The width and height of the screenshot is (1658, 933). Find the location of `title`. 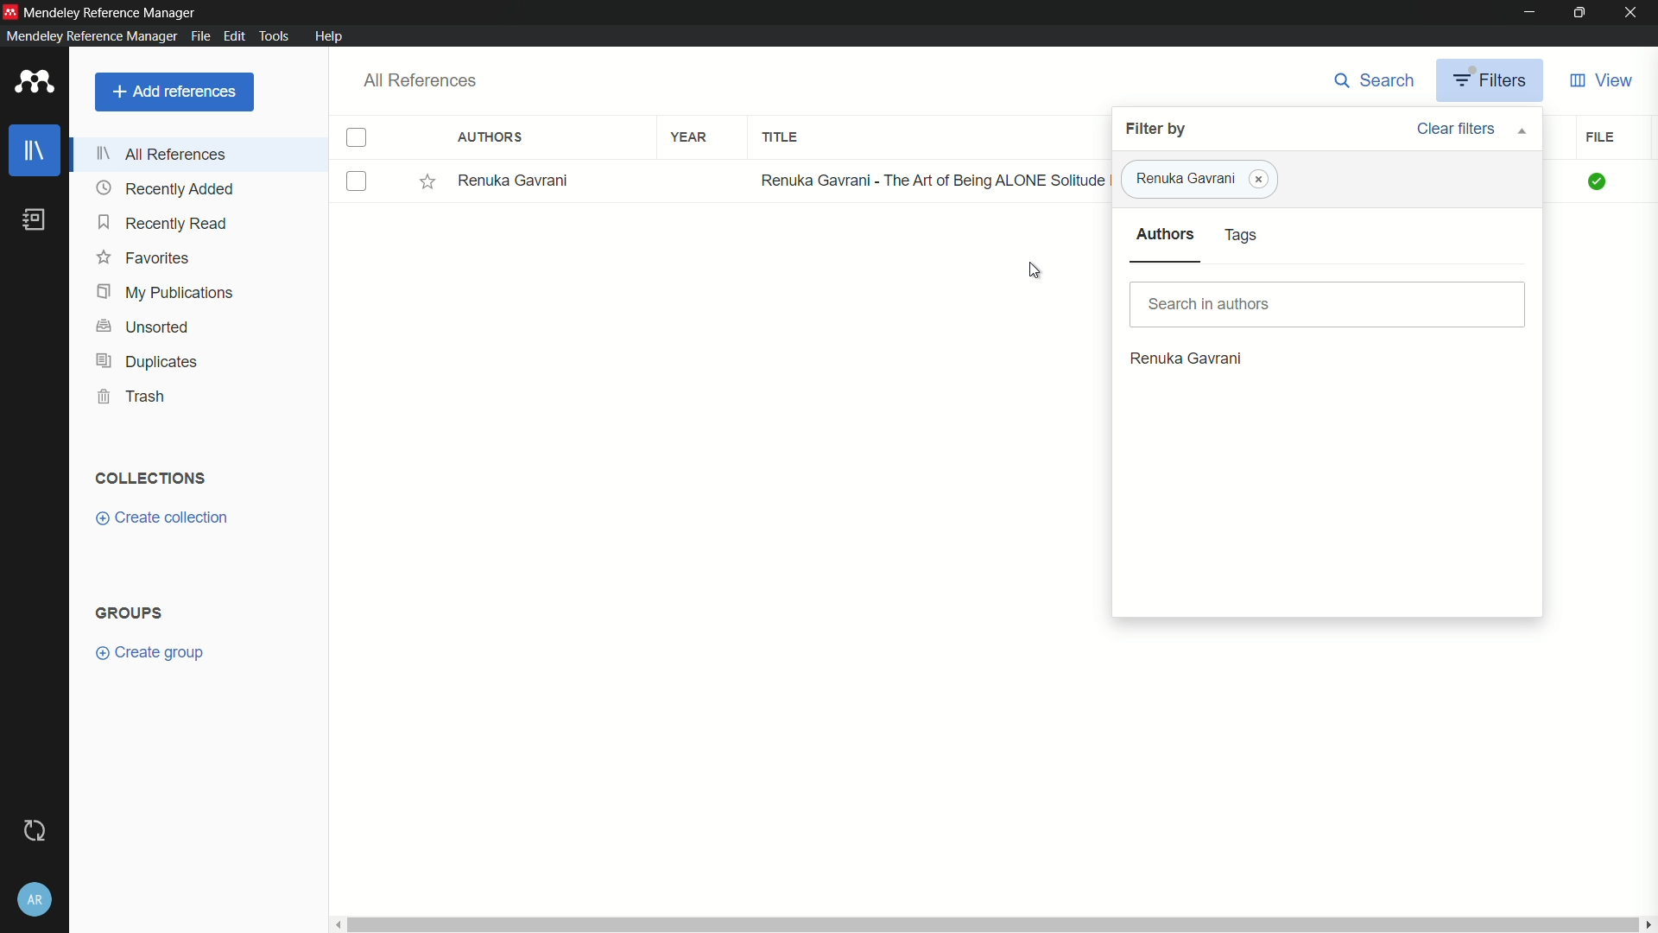

title is located at coordinates (780, 136).